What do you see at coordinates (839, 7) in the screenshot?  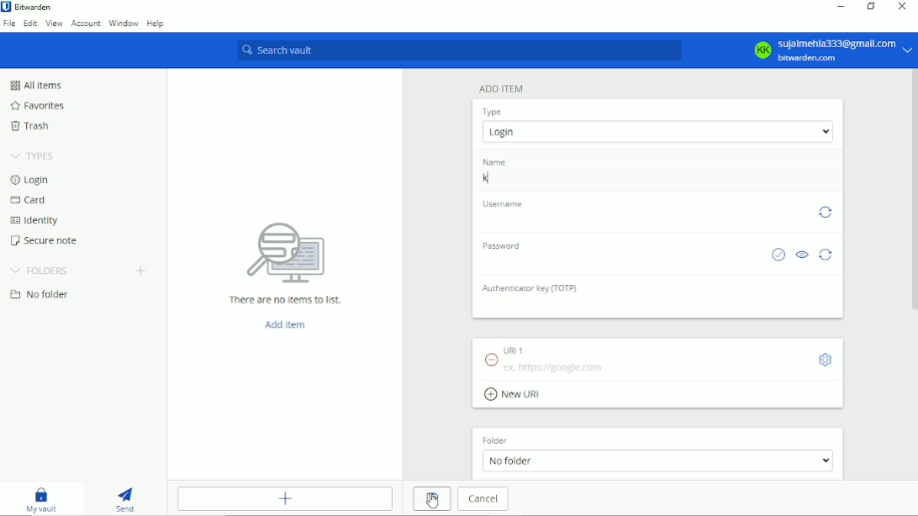 I see `Minimize` at bounding box center [839, 7].